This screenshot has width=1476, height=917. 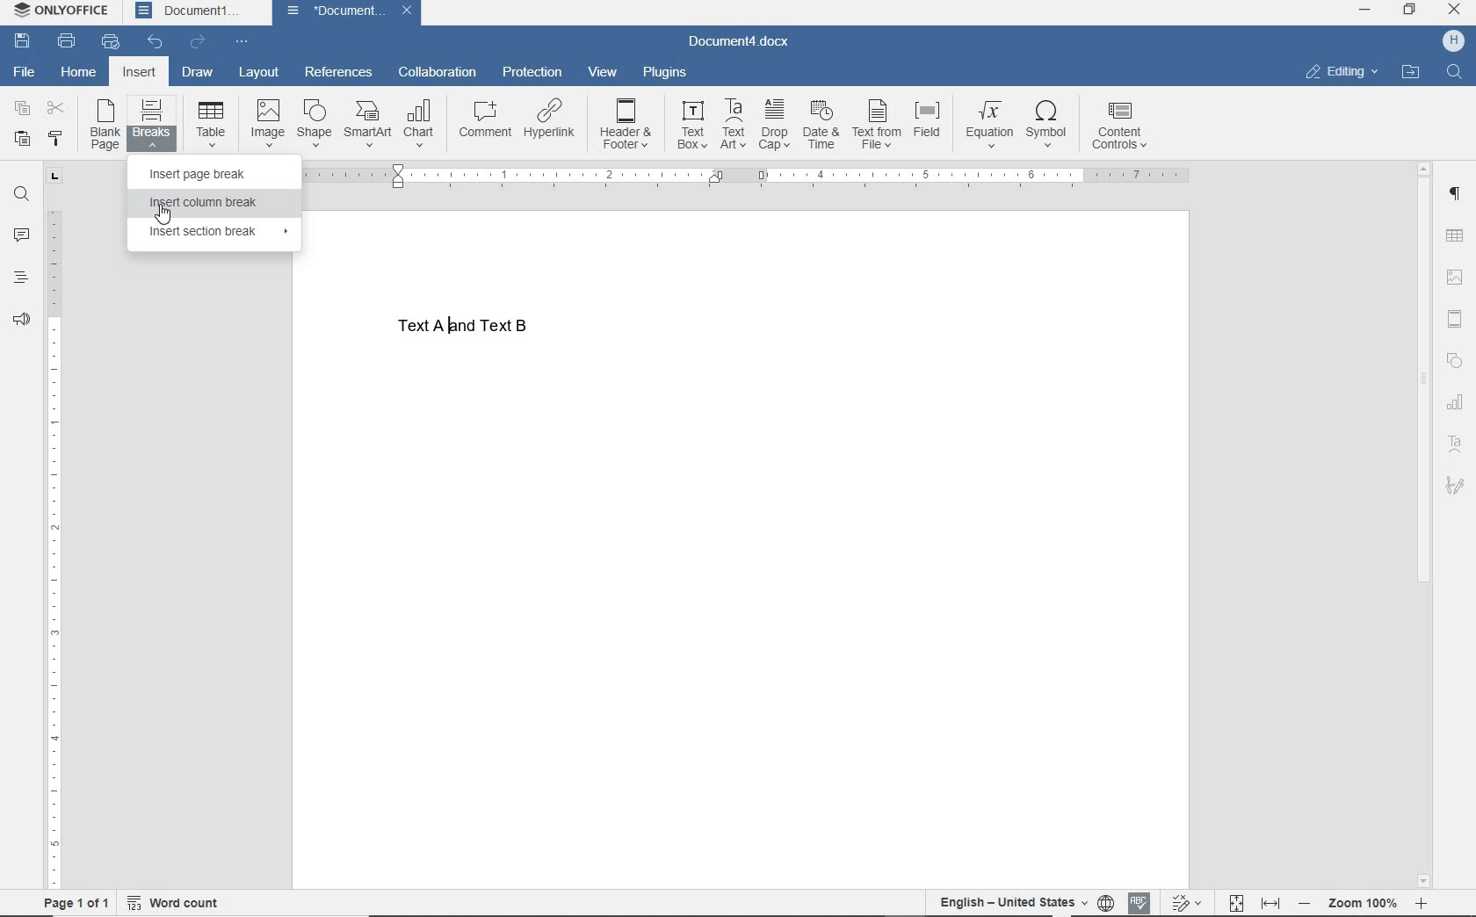 I want to click on EQUATION, so click(x=988, y=124).